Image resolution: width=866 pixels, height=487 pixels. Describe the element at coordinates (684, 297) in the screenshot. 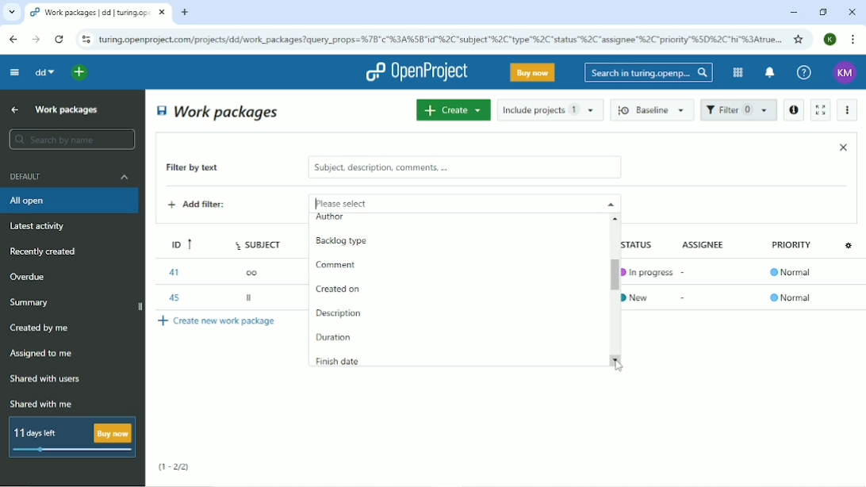

I see `-` at that location.